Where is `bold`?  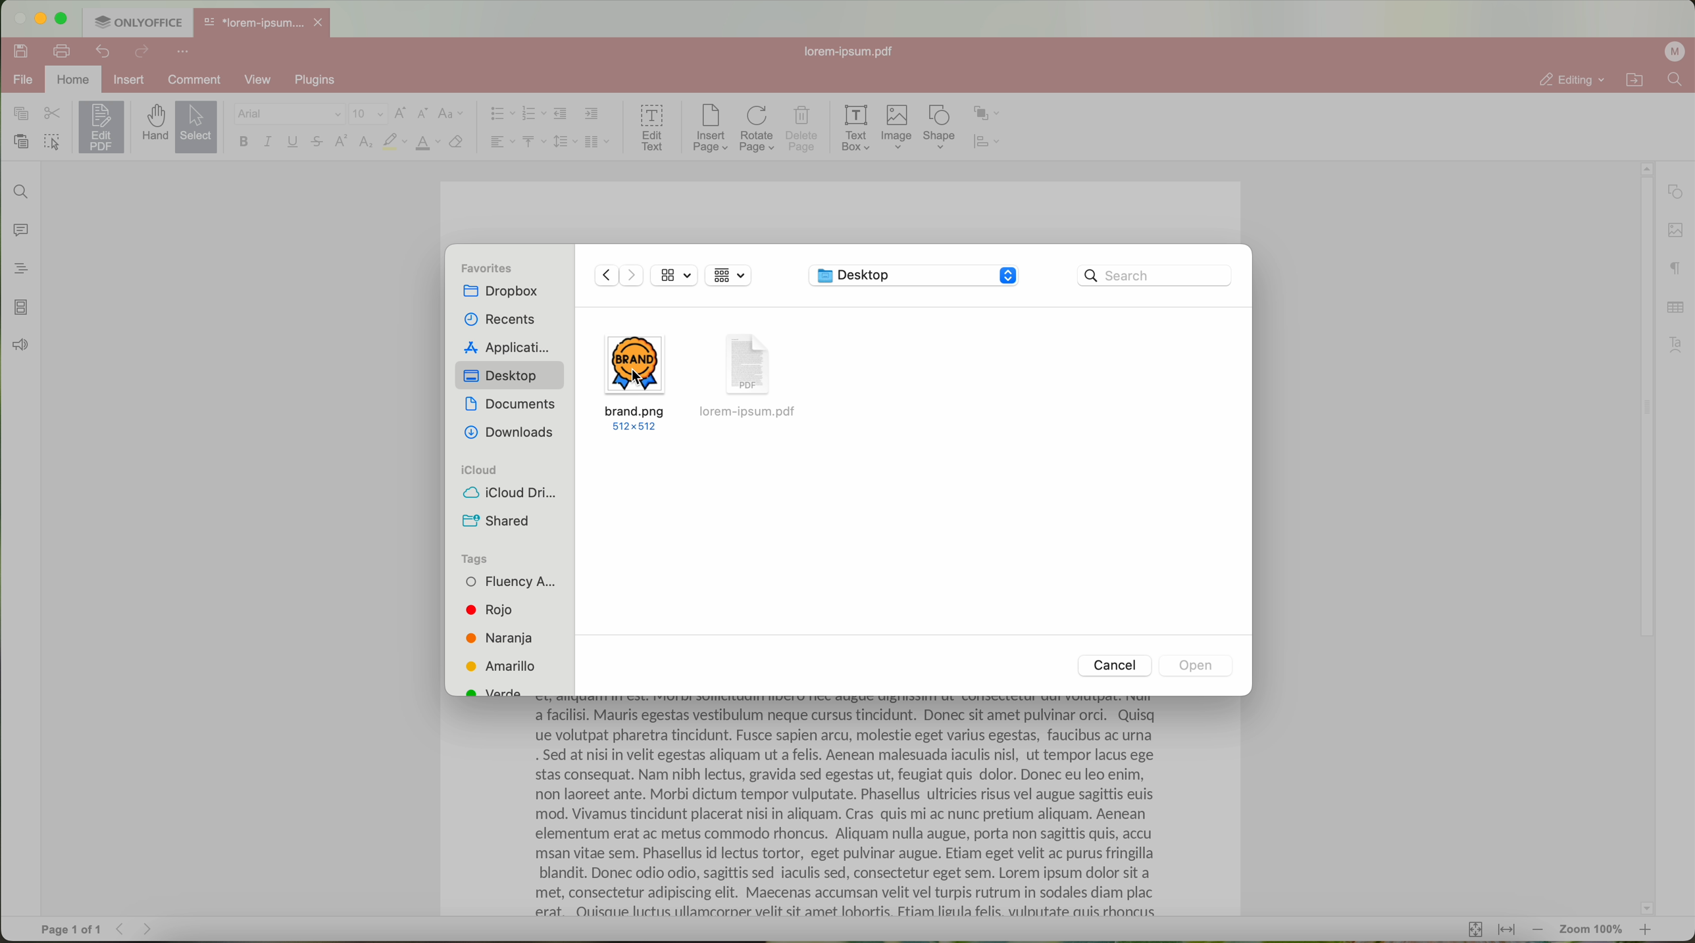
bold is located at coordinates (243, 141).